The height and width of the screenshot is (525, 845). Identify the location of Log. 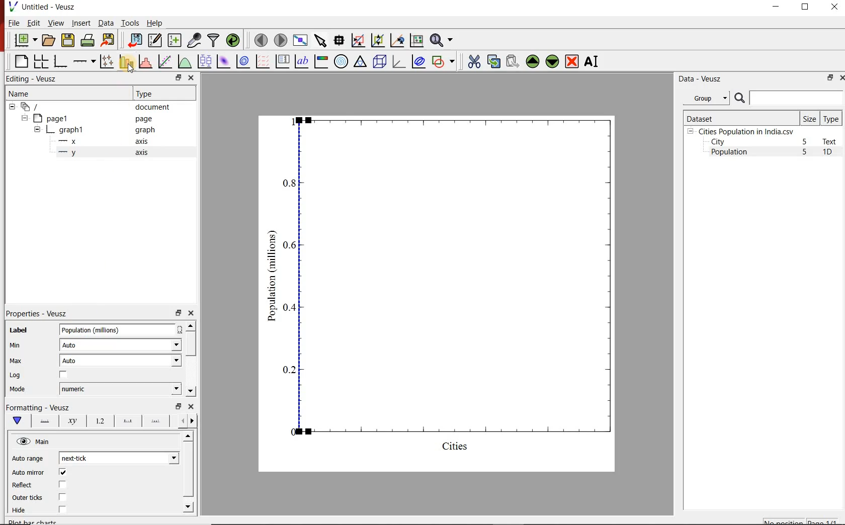
(16, 376).